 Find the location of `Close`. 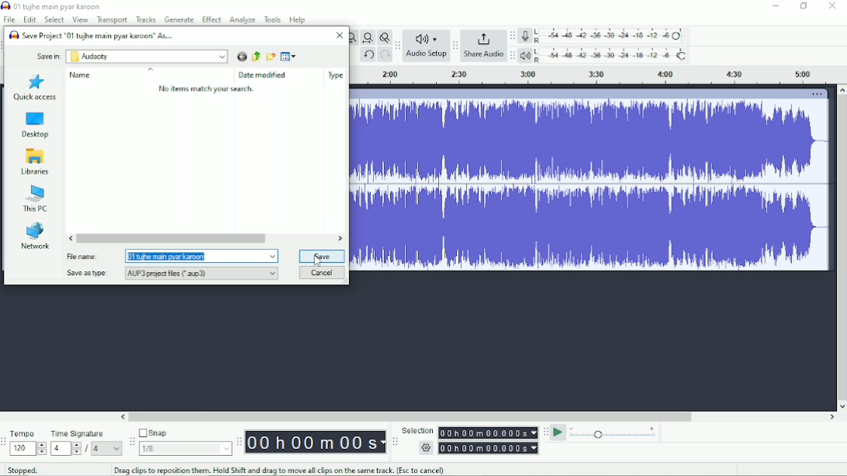

Close is located at coordinates (832, 7).